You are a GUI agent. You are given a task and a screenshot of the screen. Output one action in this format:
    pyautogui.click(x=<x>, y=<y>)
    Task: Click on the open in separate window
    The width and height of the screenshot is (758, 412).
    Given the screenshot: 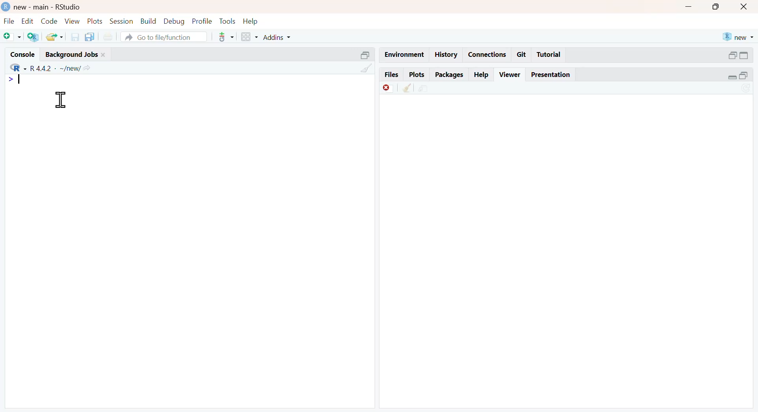 What is the action you would take?
    pyautogui.click(x=733, y=56)
    